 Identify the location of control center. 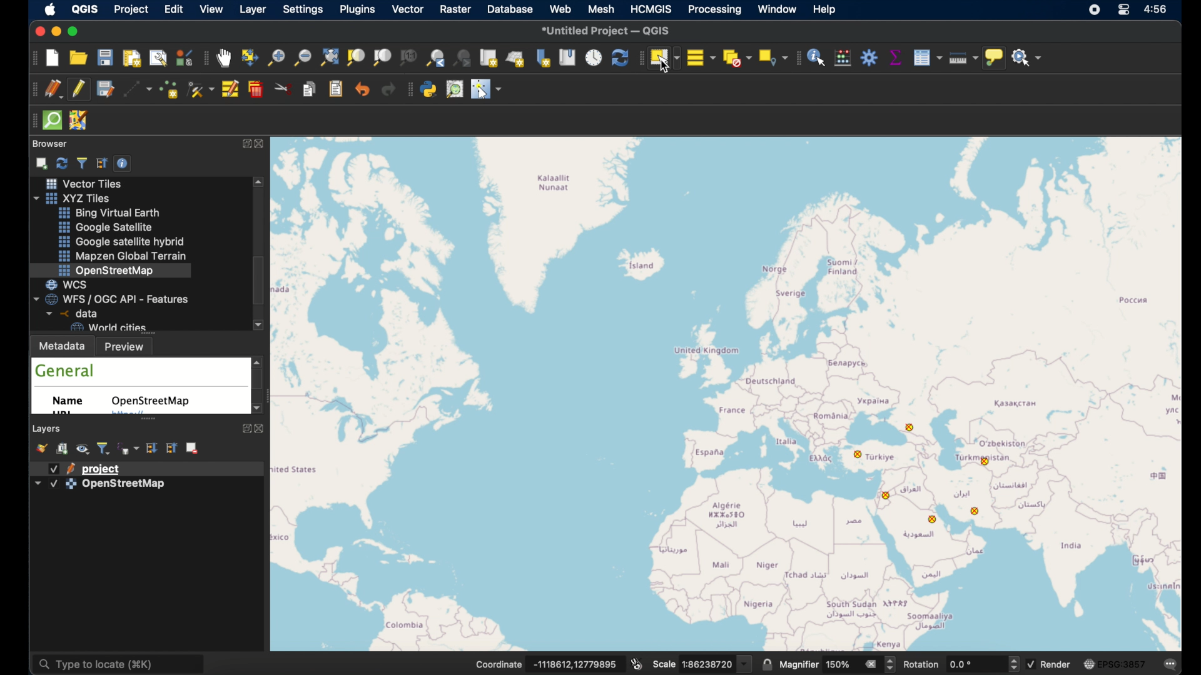
(1125, 11).